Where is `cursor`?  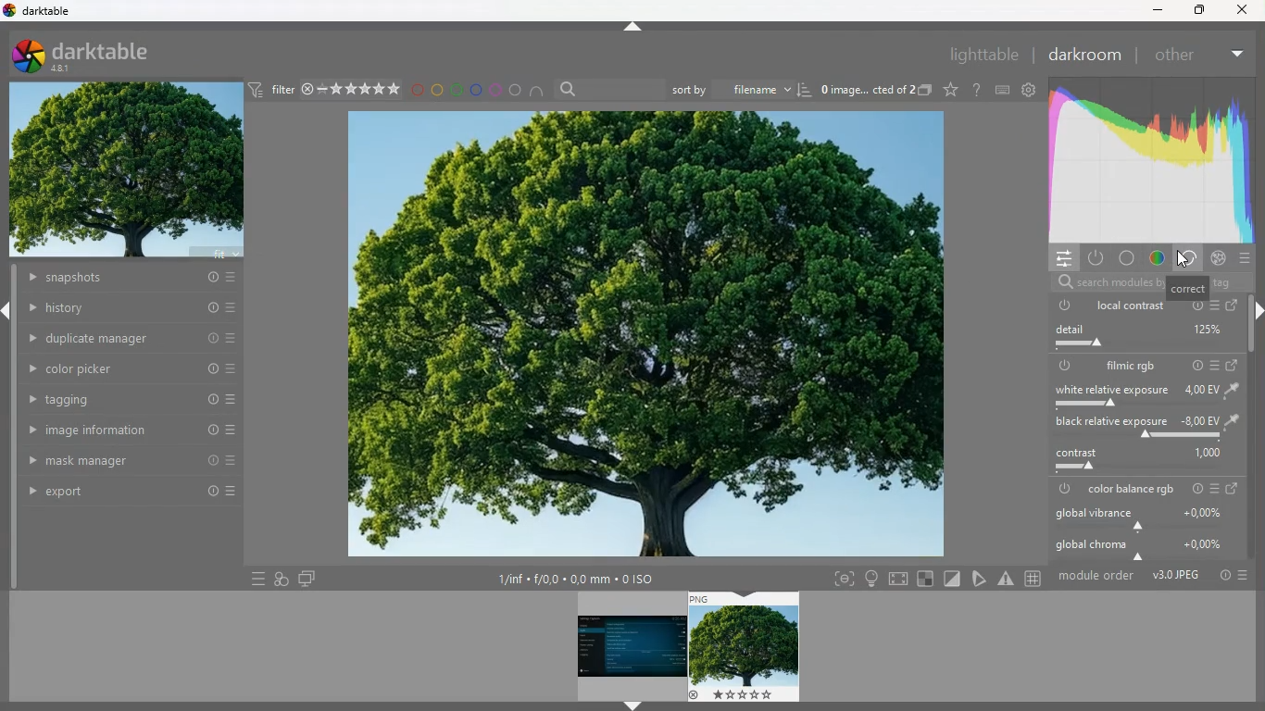
cursor is located at coordinates (1182, 260).